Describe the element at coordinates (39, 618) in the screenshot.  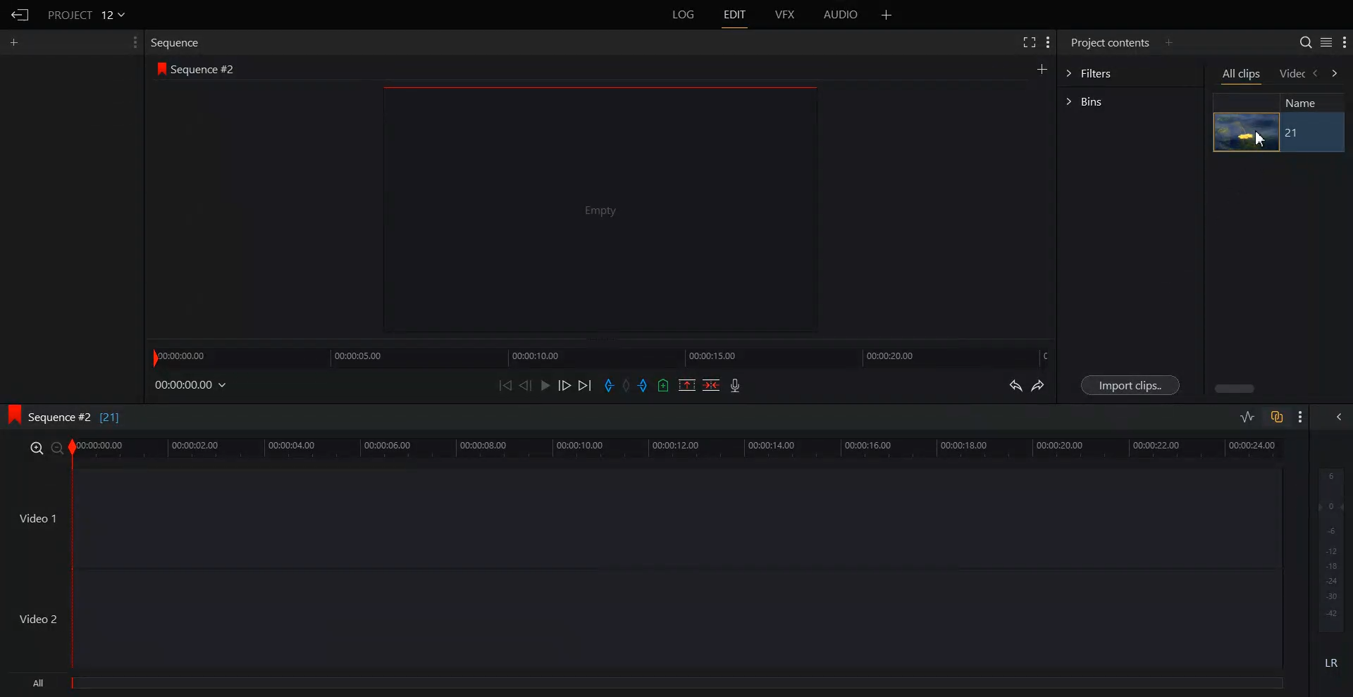
I see `Video 2` at that location.